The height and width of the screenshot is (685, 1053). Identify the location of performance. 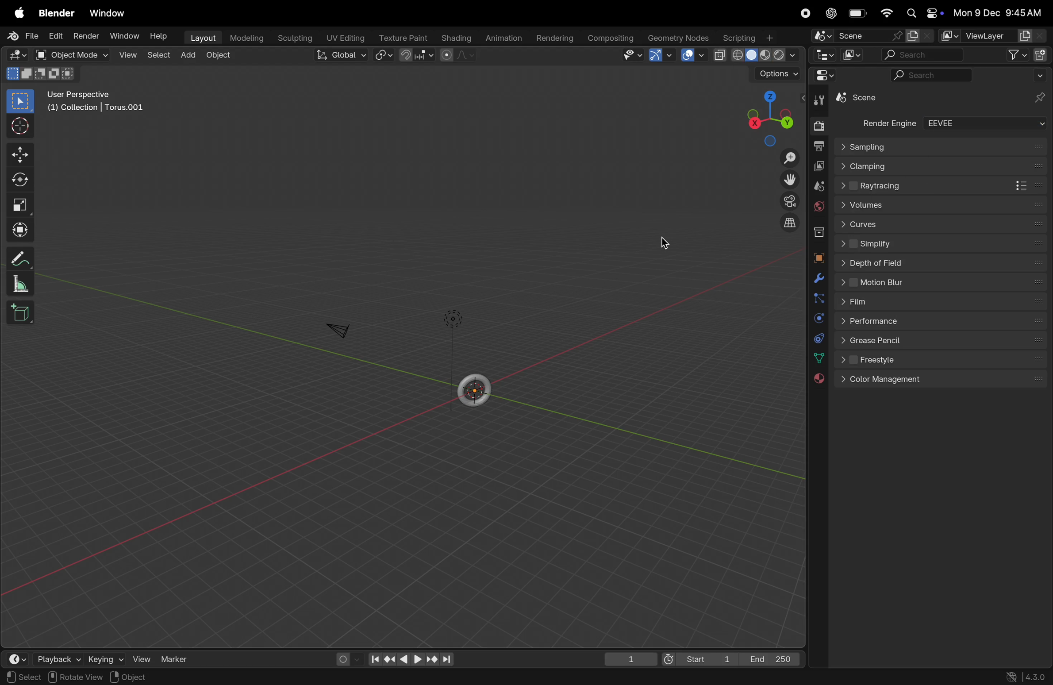
(943, 324).